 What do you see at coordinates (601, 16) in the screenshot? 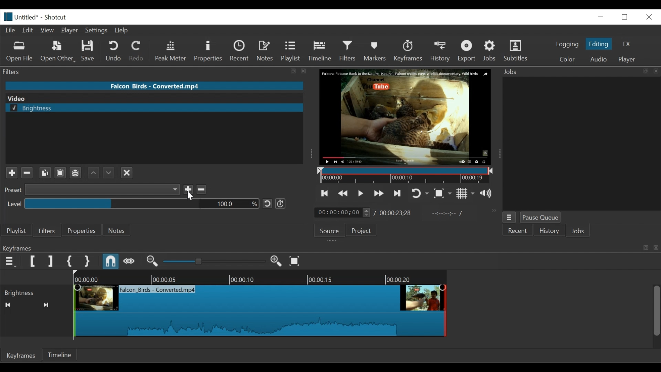
I see `Restore` at bounding box center [601, 16].